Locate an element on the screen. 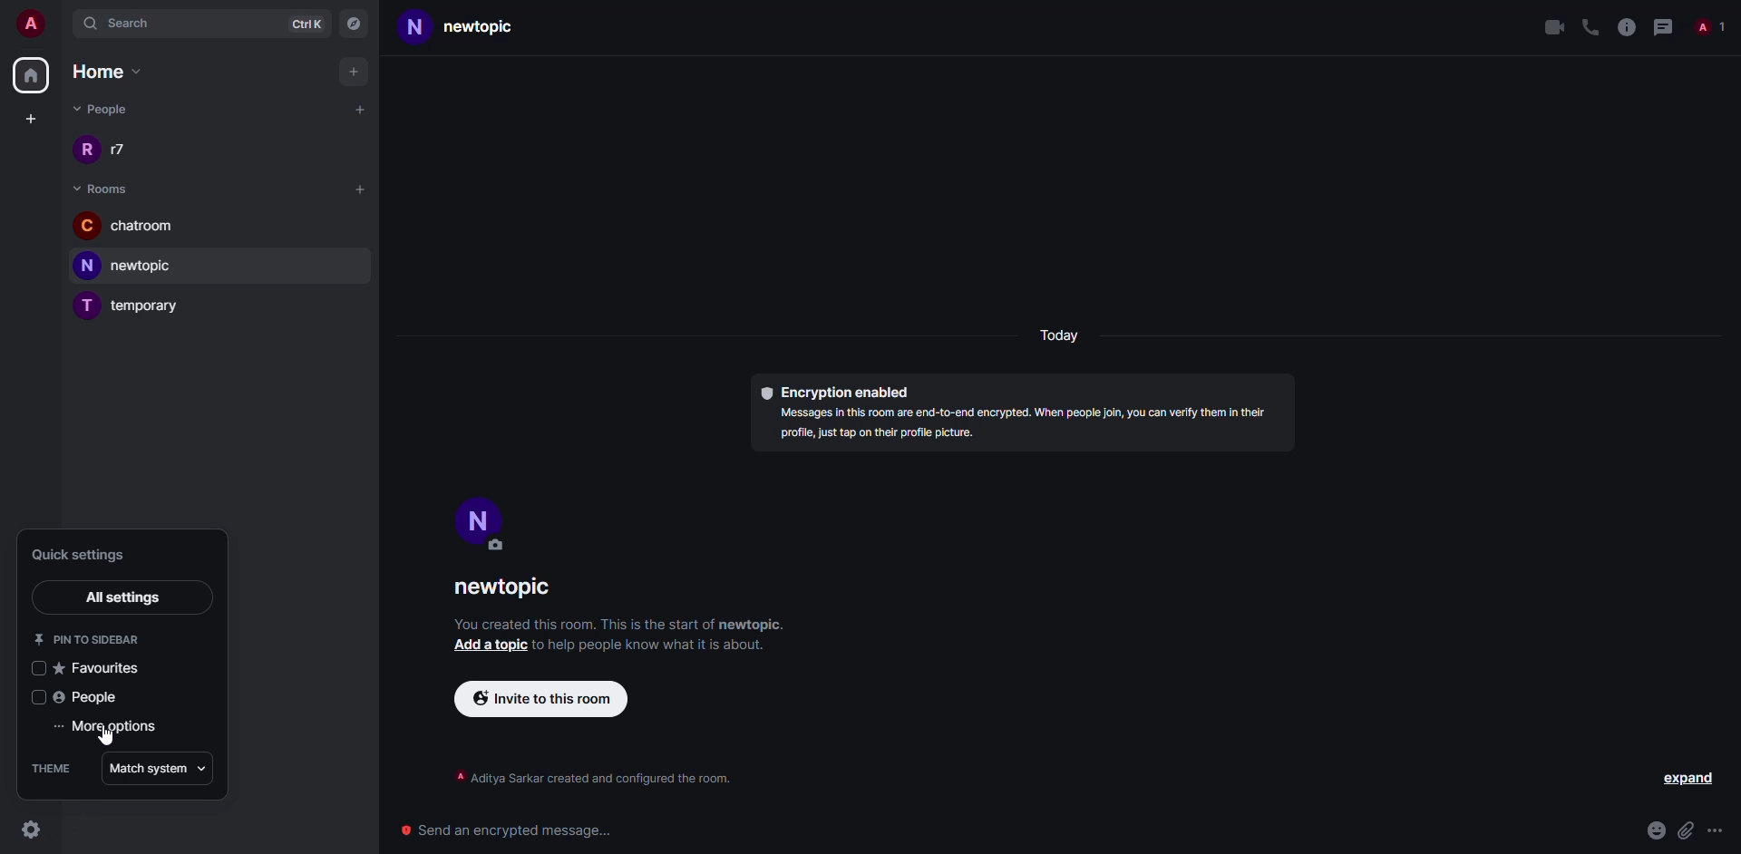  add is located at coordinates (357, 189).